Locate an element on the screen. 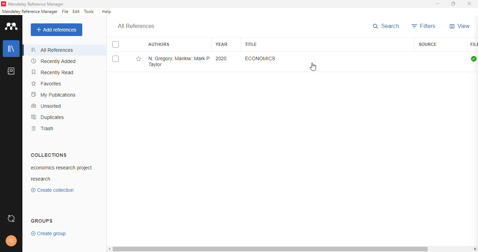 This screenshot has height=252, width=478. add references is located at coordinates (56, 30).